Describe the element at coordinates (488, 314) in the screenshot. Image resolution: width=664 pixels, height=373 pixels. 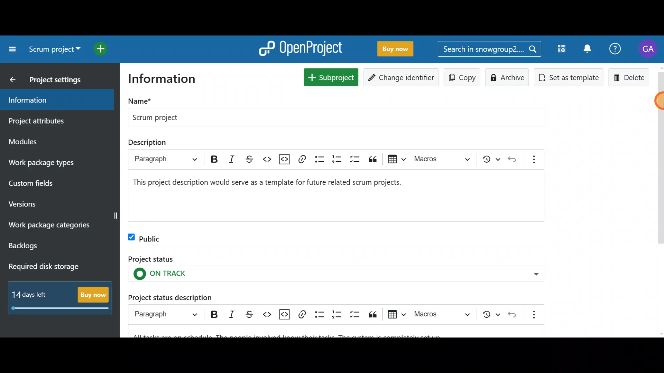
I see `Show local modifications` at that location.